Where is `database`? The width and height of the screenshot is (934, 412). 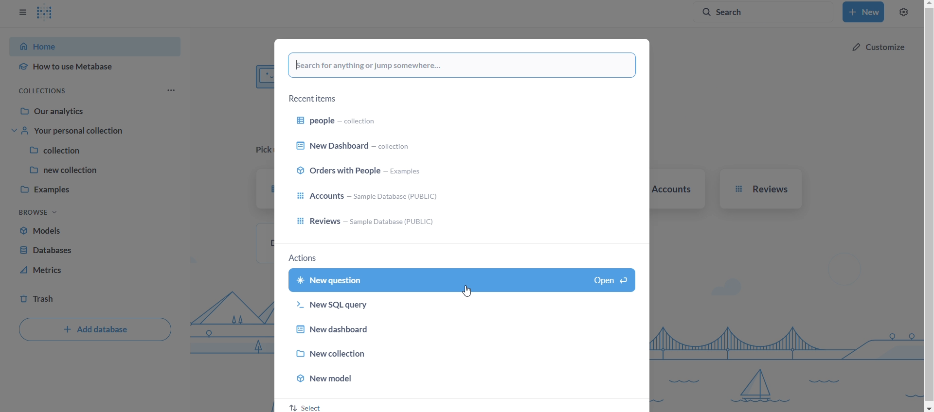
database is located at coordinates (96, 250).